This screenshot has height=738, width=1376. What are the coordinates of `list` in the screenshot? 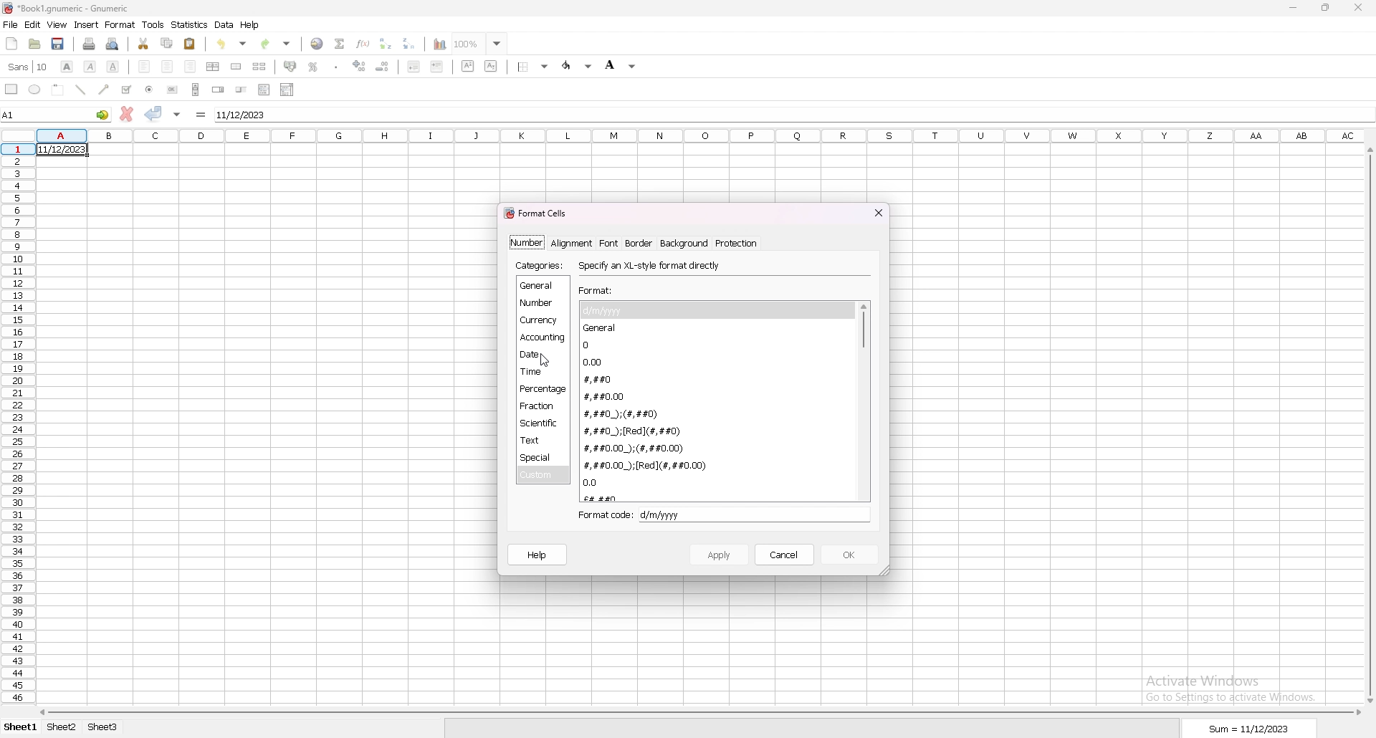 It's located at (265, 90).